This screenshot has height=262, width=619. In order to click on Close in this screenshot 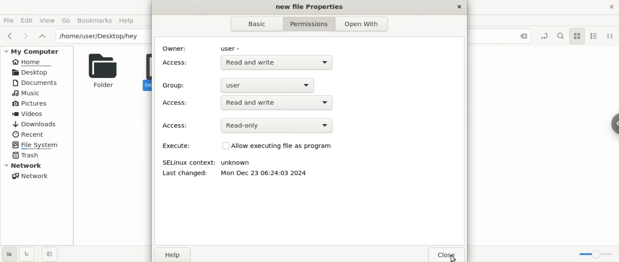, I will do `click(523, 36)`.